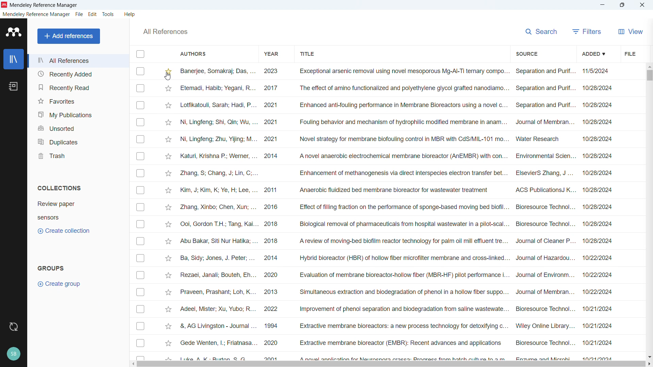 This screenshot has height=367, width=653. What do you see at coordinates (649, 364) in the screenshot?
I see `Scroll right ` at bounding box center [649, 364].